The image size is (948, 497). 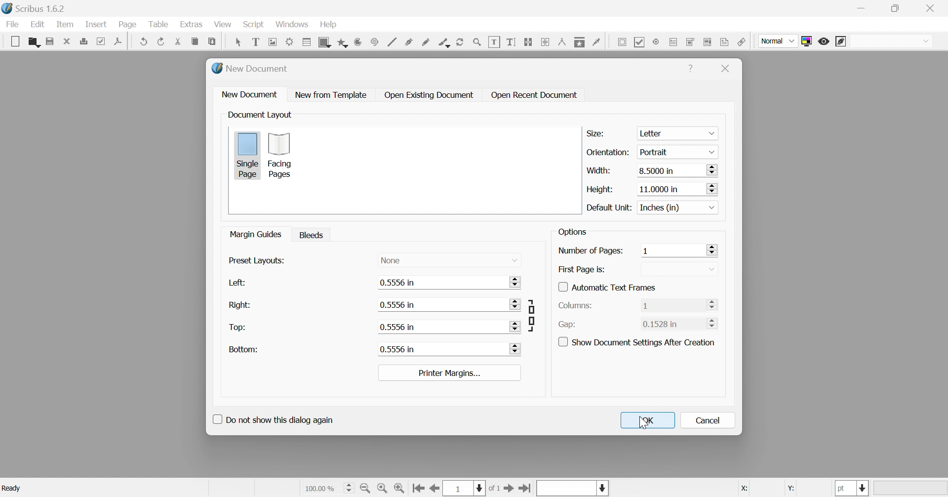 What do you see at coordinates (178, 41) in the screenshot?
I see `cut` at bounding box center [178, 41].